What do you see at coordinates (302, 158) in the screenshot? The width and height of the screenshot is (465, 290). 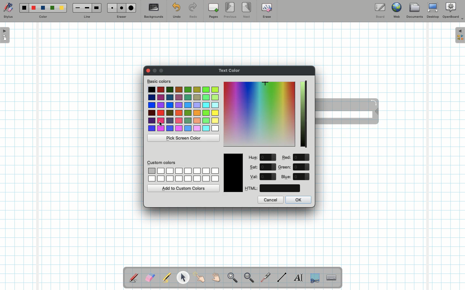 I see `value` at bounding box center [302, 158].